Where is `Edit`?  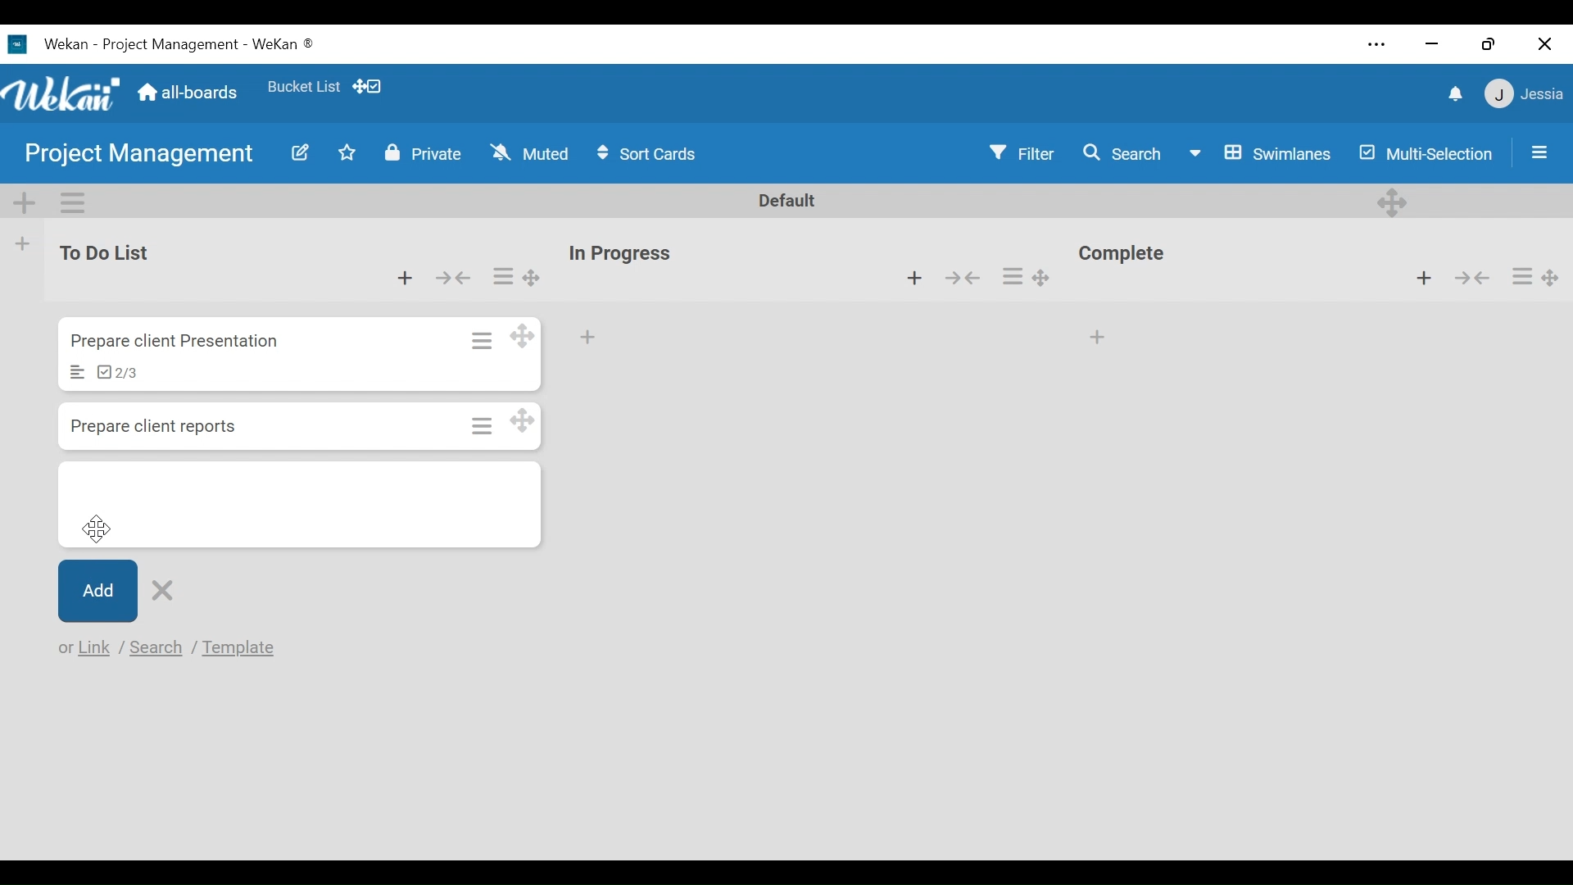
Edit is located at coordinates (293, 152).